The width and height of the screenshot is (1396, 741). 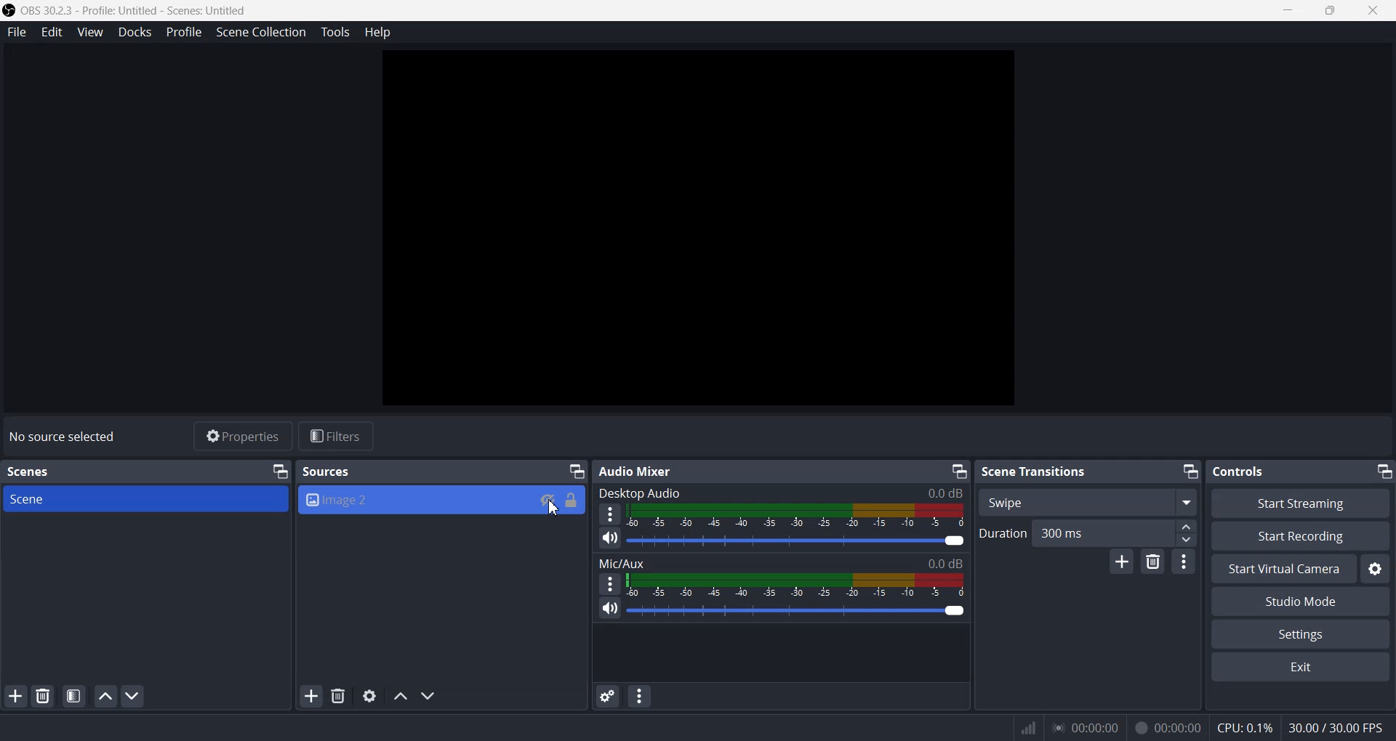 What do you see at coordinates (643, 695) in the screenshot?
I see `Audio mixer menu` at bounding box center [643, 695].